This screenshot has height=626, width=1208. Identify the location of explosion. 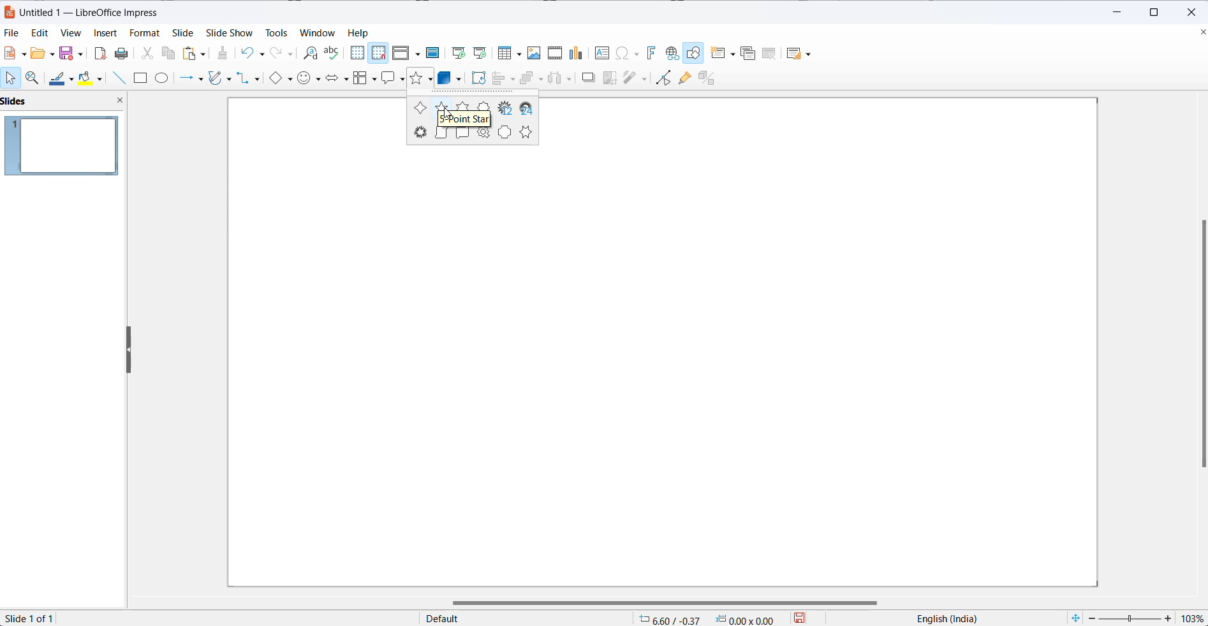
(418, 133).